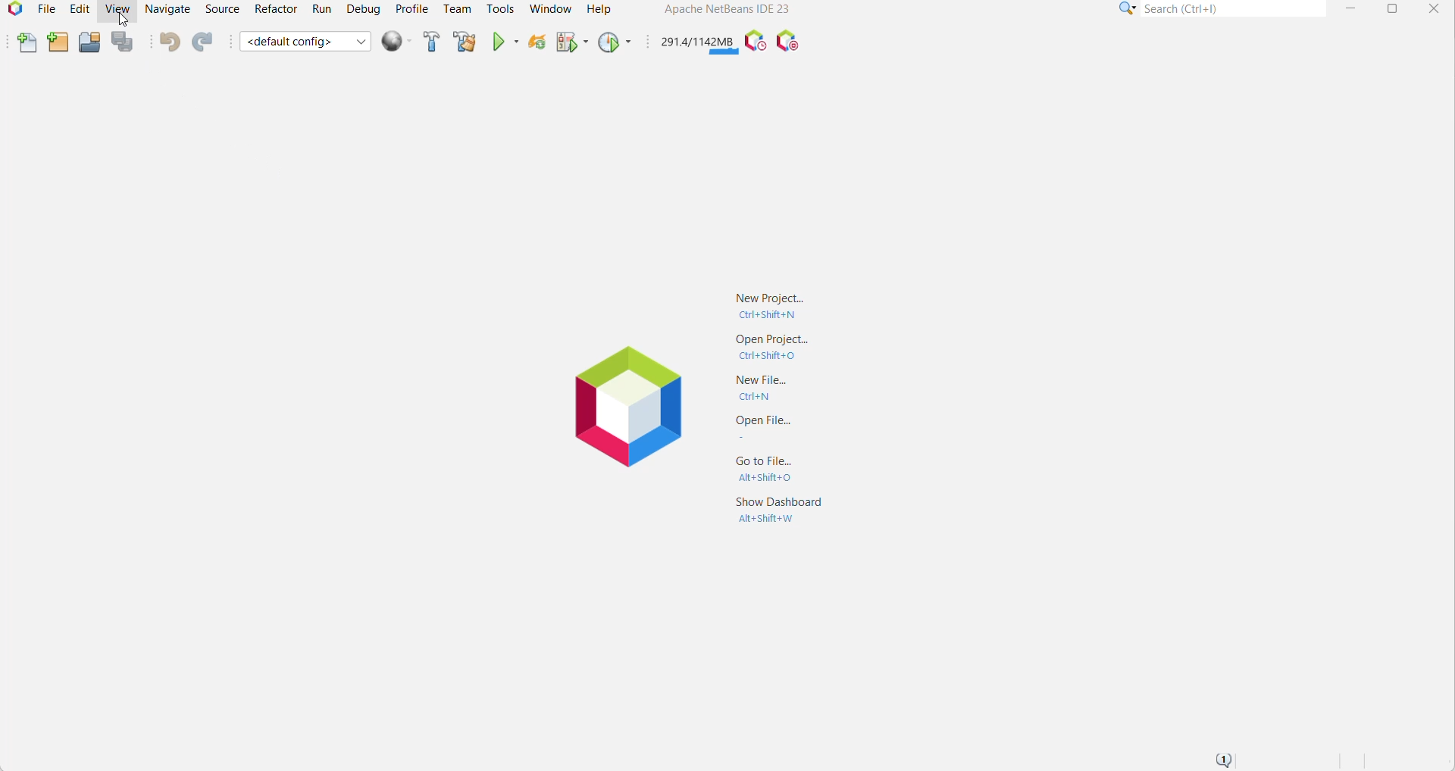  I want to click on Open Project, so click(89, 43).